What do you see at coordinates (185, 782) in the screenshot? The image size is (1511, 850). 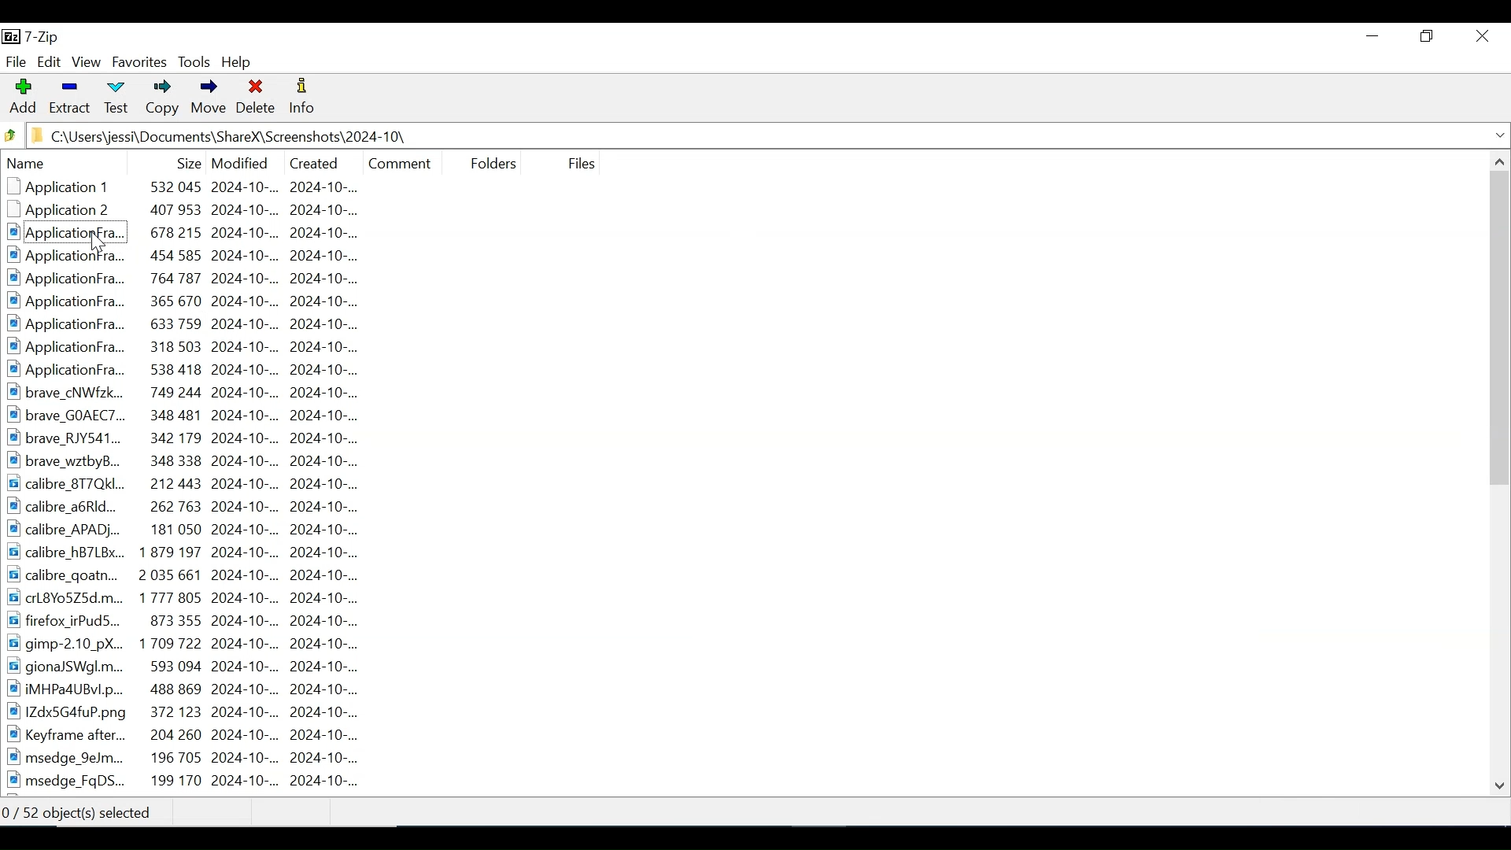 I see `msedge_FgDS... 199 170 2024-10-... 2024-10-...` at bounding box center [185, 782].